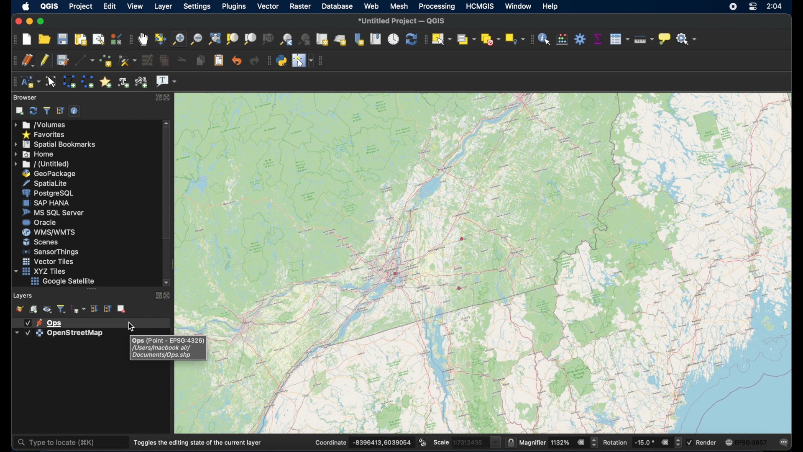  I want to click on vertex tool, so click(128, 60).